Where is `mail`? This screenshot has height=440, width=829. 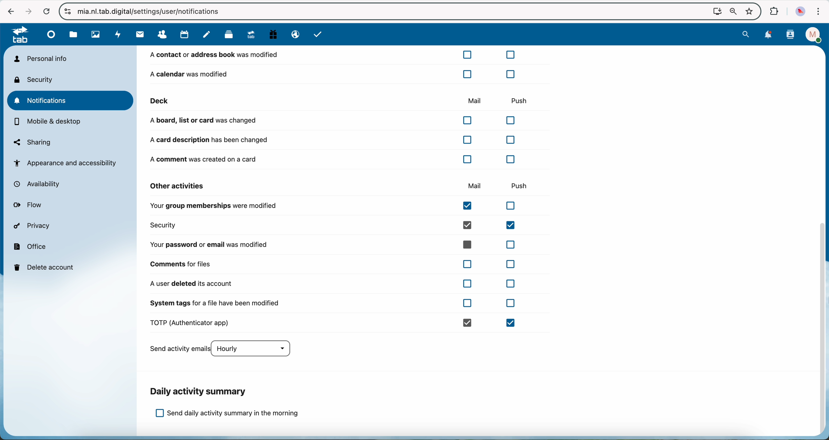
mail is located at coordinates (475, 186).